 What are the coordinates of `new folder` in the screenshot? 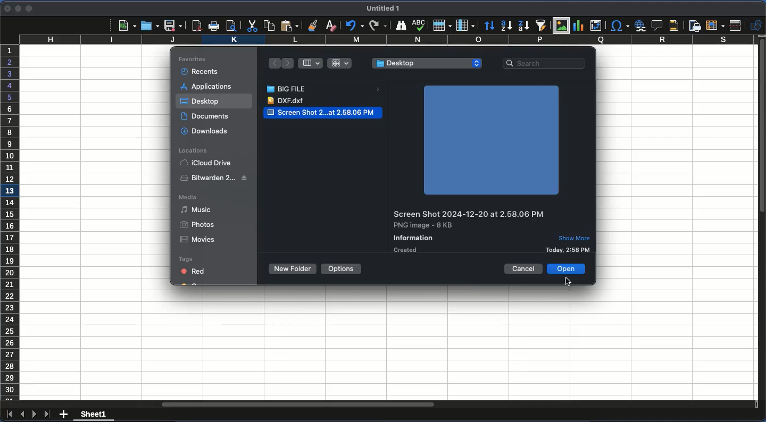 It's located at (294, 269).